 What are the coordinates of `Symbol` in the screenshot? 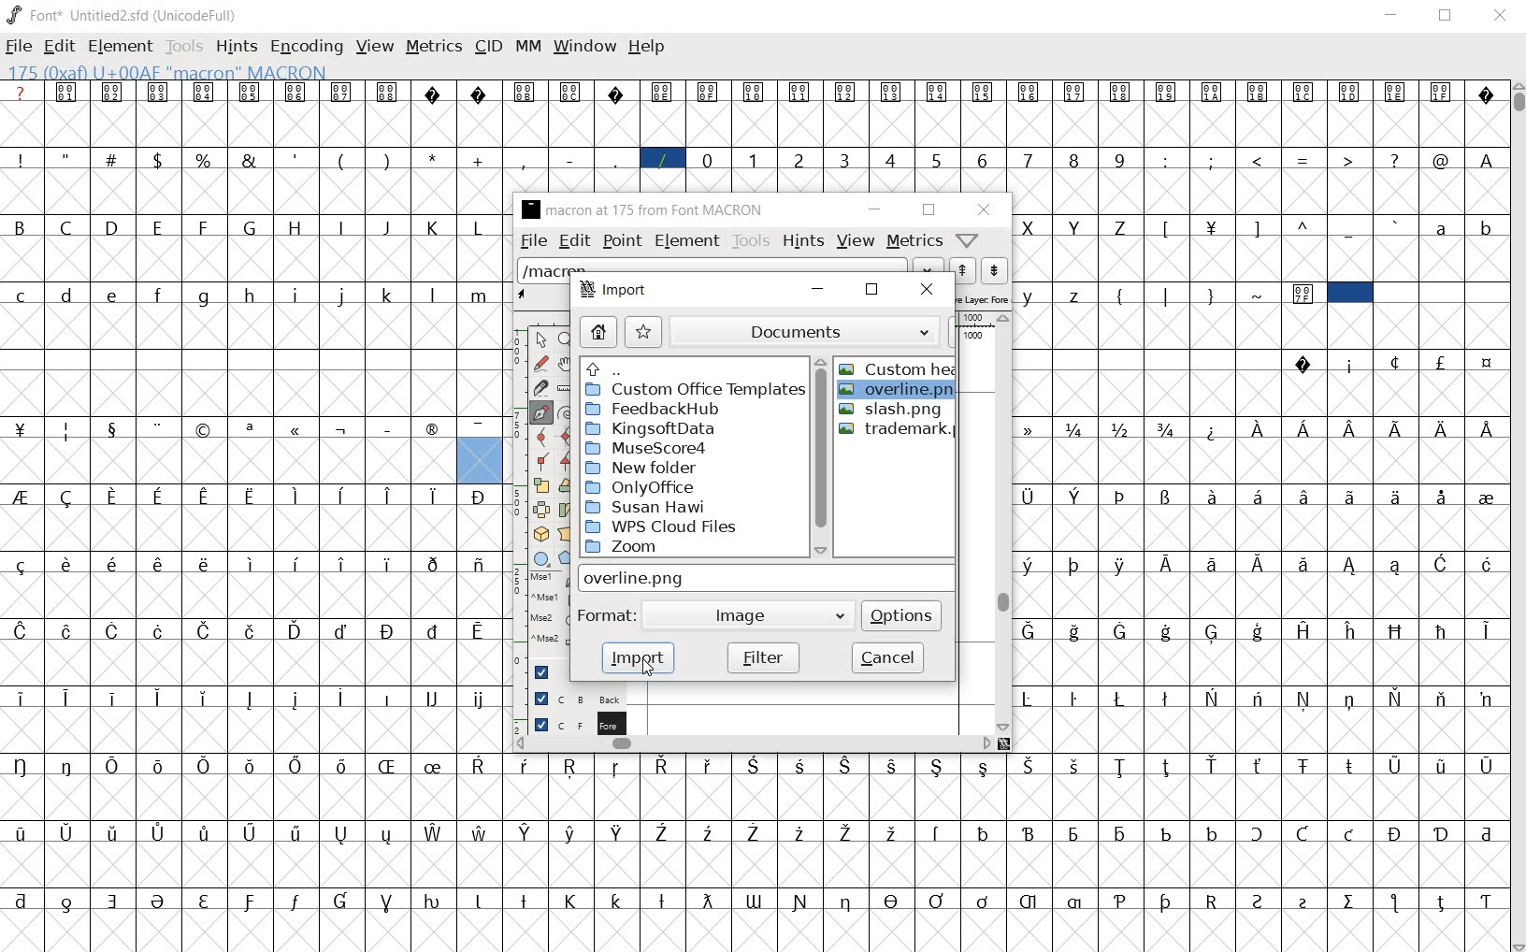 It's located at (1122, 766).